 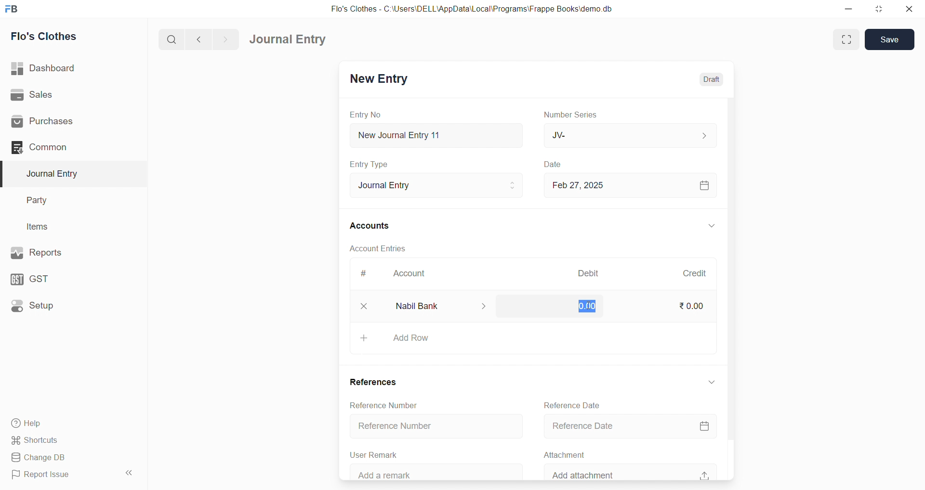 What do you see at coordinates (55, 307) in the screenshot?
I see `Setup` at bounding box center [55, 307].